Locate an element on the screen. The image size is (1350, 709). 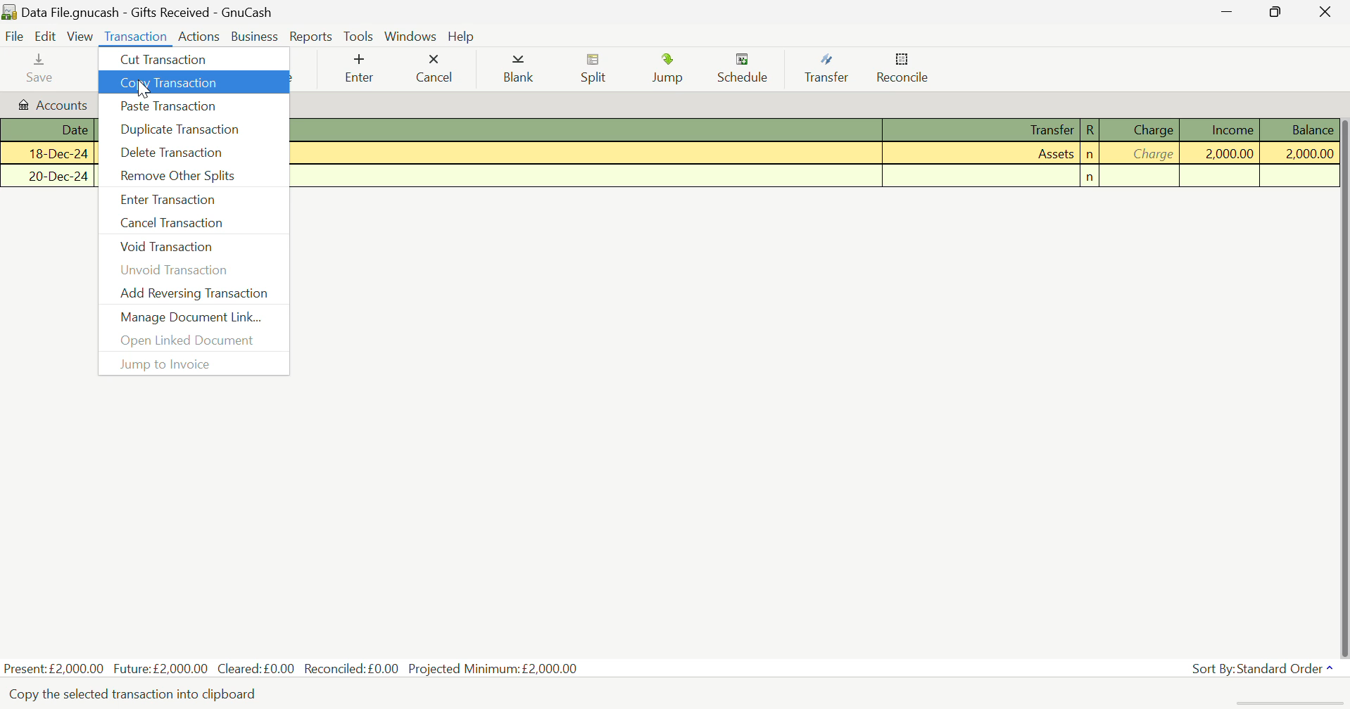
Income is located at coordinates (1223, 153).